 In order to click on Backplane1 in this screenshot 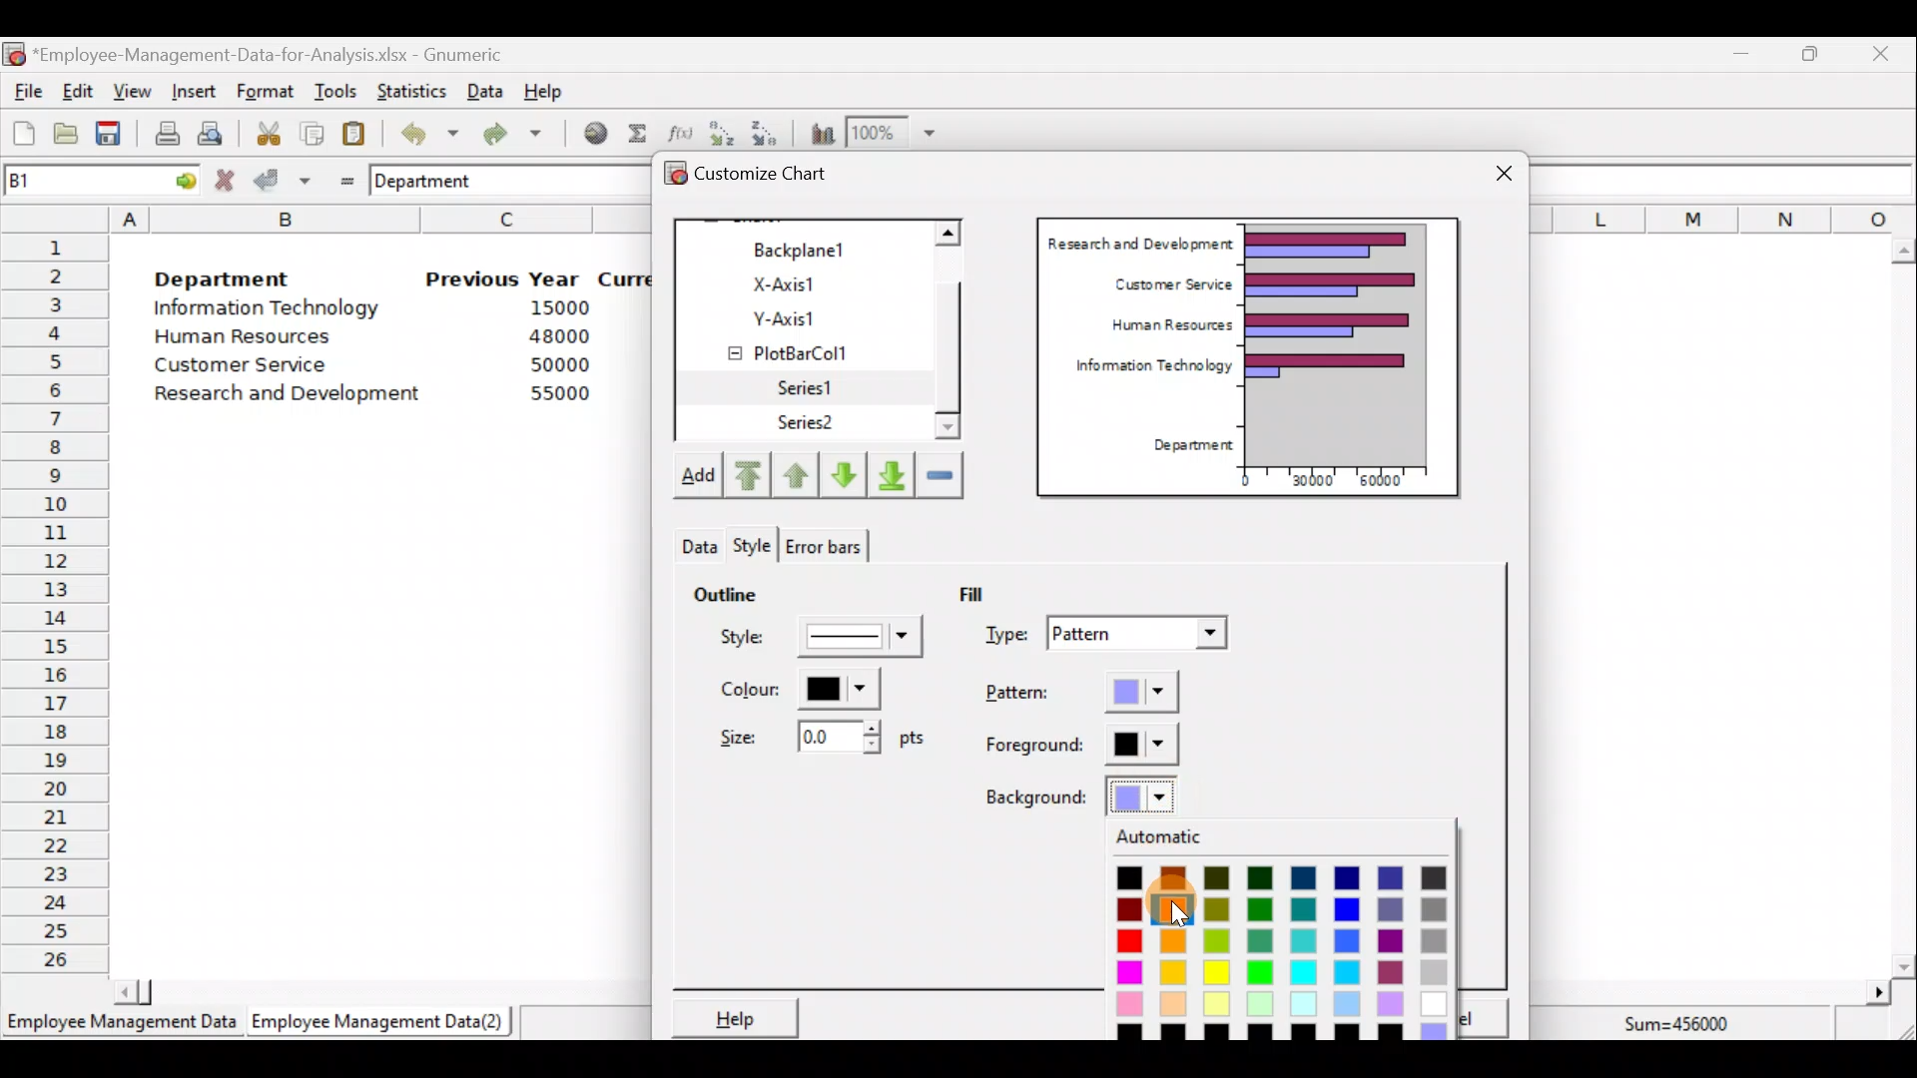, I will do `click(808, 248)`.